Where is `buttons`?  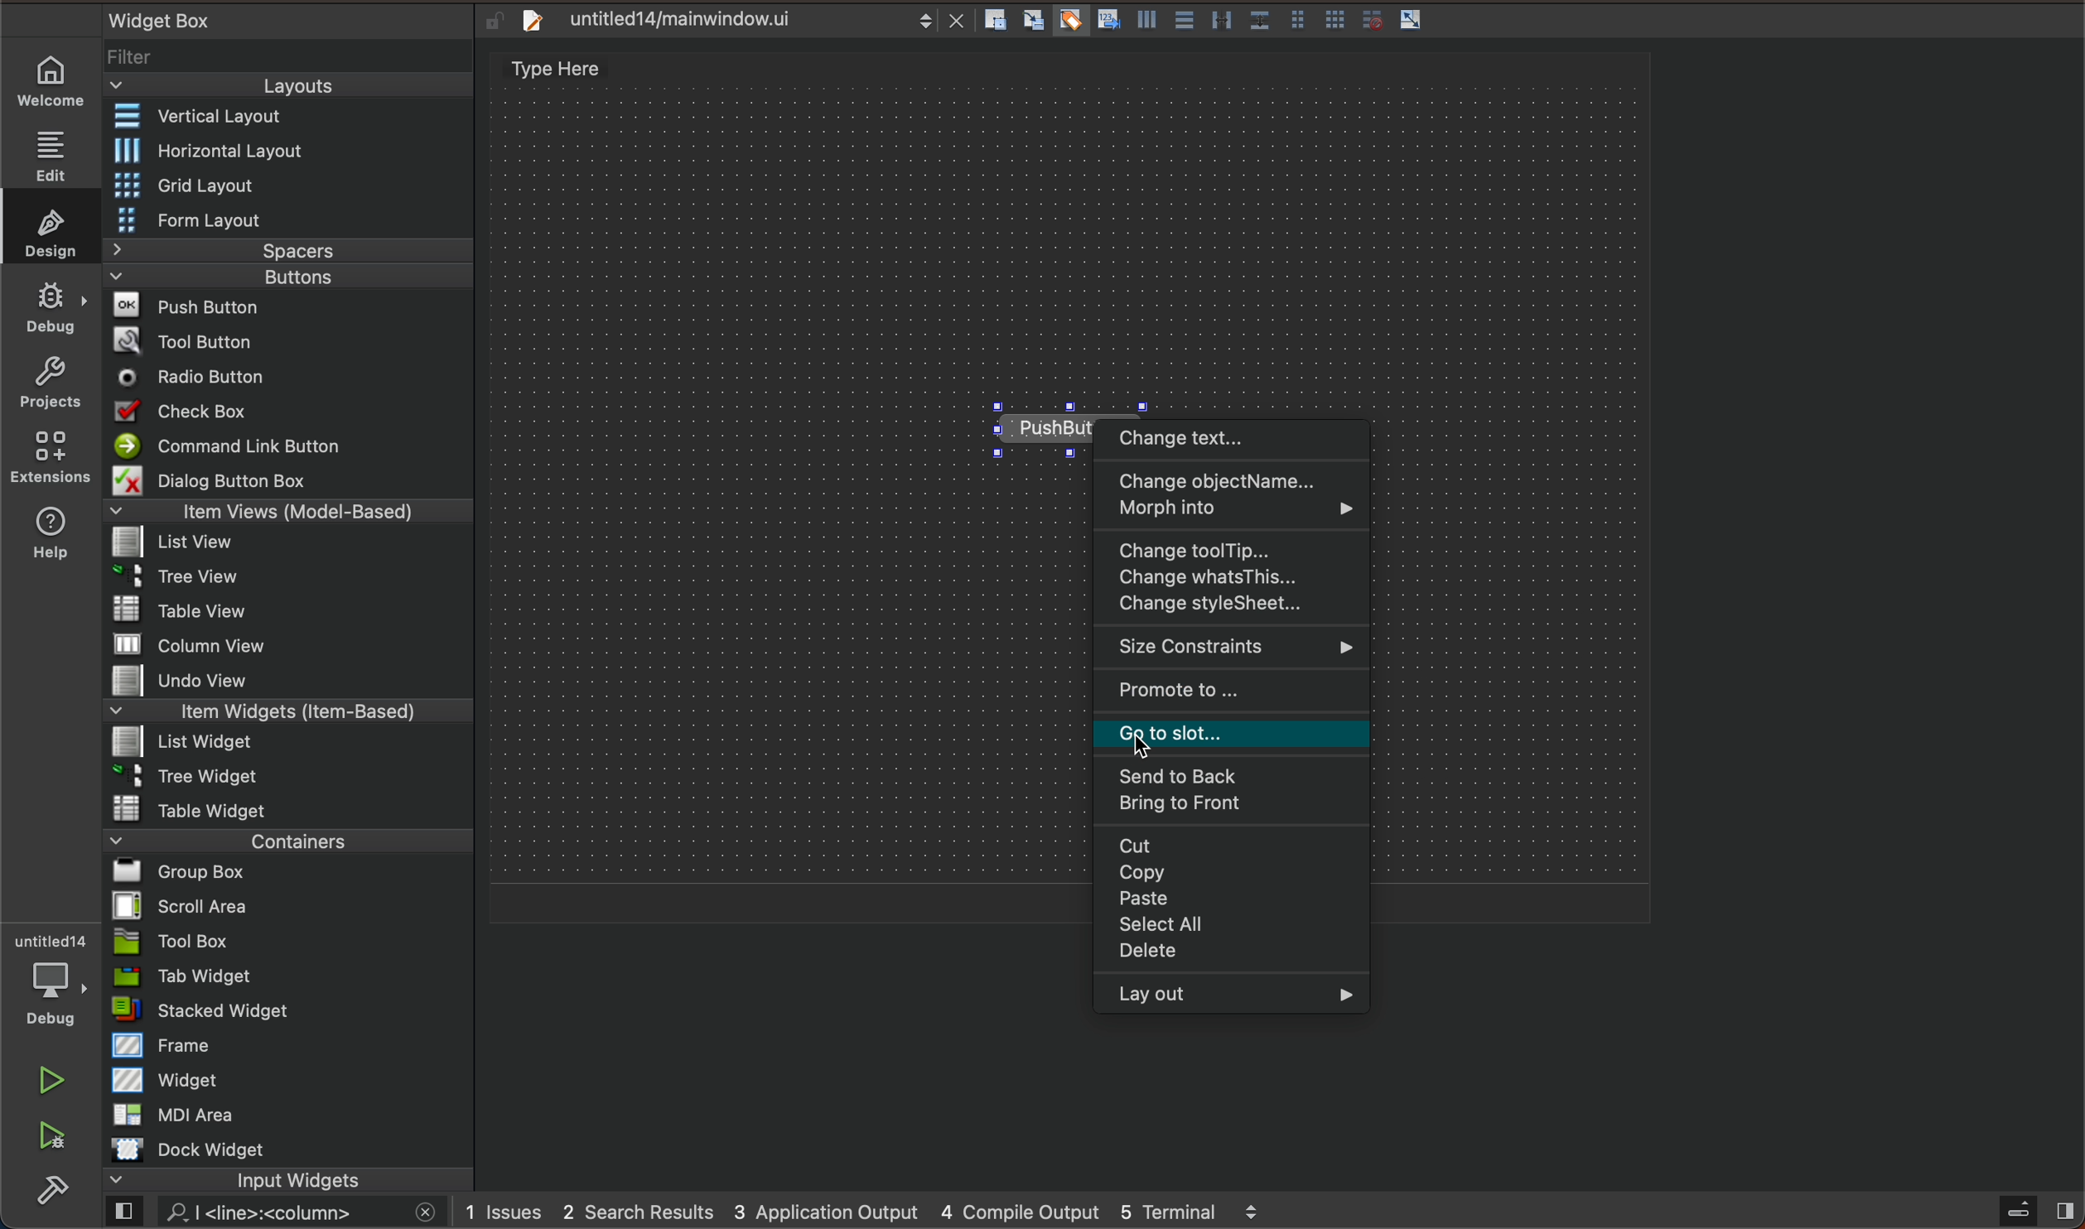 buttons is located at coordinates (283, 279).